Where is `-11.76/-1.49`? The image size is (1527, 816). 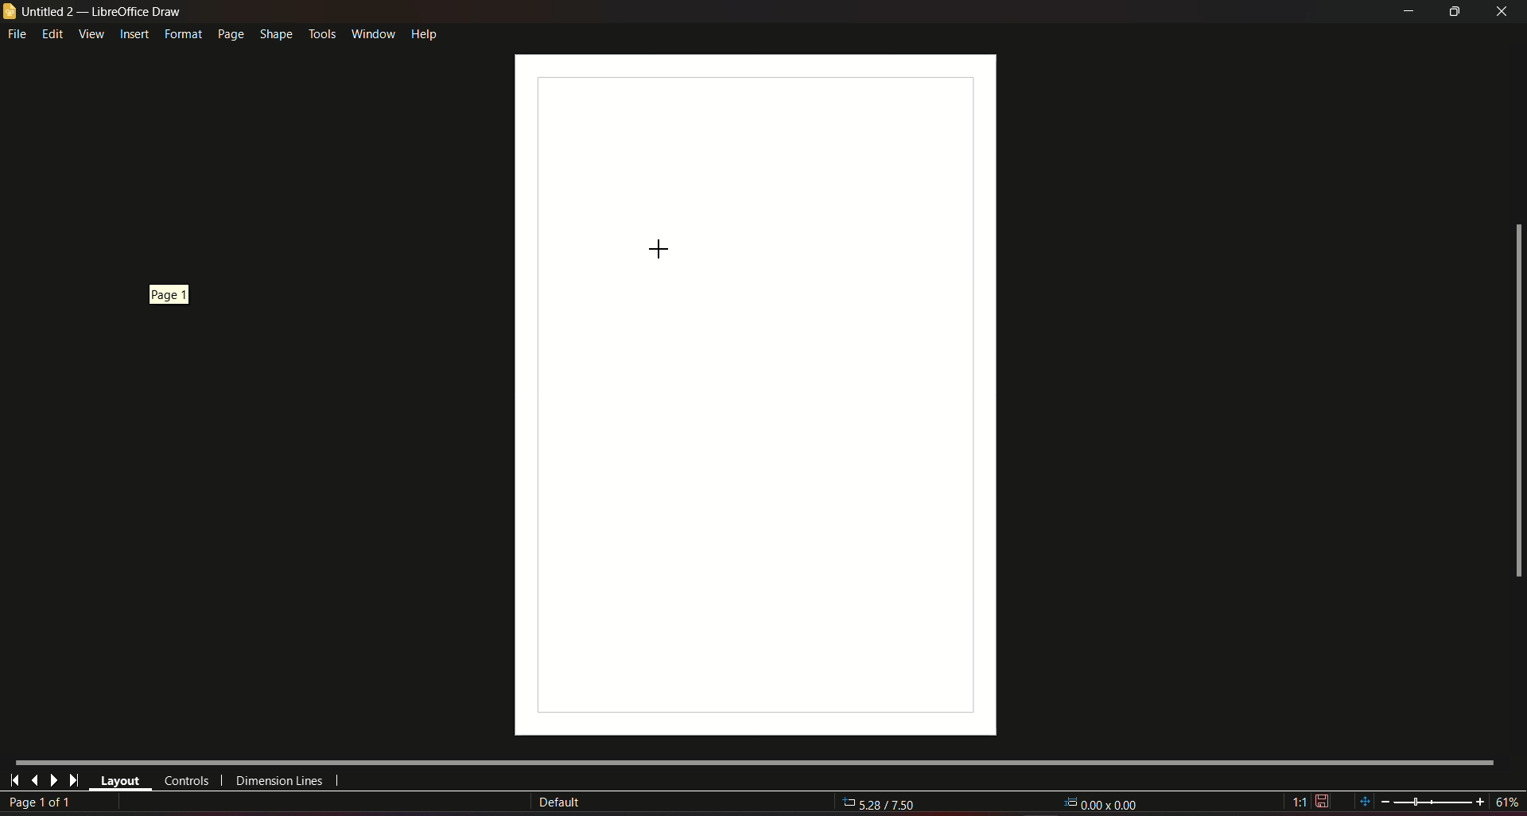
-11.76/-1.49 is located at coordinates (888, 805).